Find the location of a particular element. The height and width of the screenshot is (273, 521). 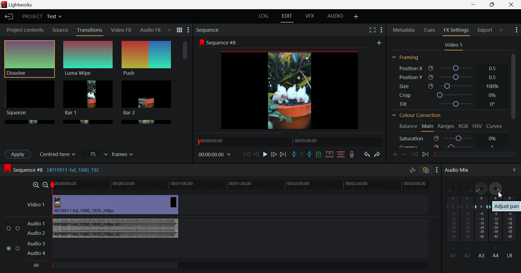

Crop is located at coordinates (449, 95).